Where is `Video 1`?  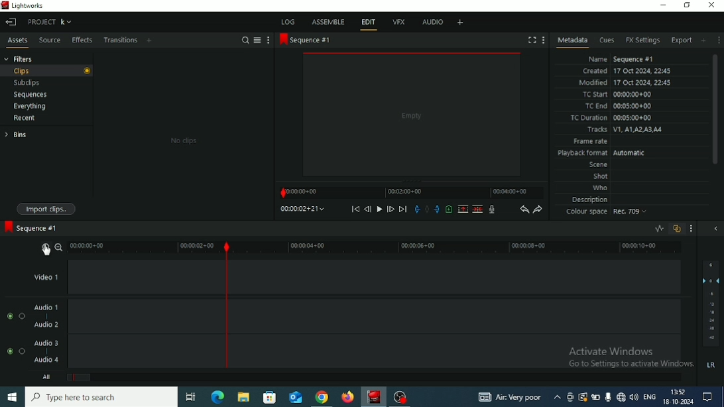 Video 1 is located at coordinates (50, 278).